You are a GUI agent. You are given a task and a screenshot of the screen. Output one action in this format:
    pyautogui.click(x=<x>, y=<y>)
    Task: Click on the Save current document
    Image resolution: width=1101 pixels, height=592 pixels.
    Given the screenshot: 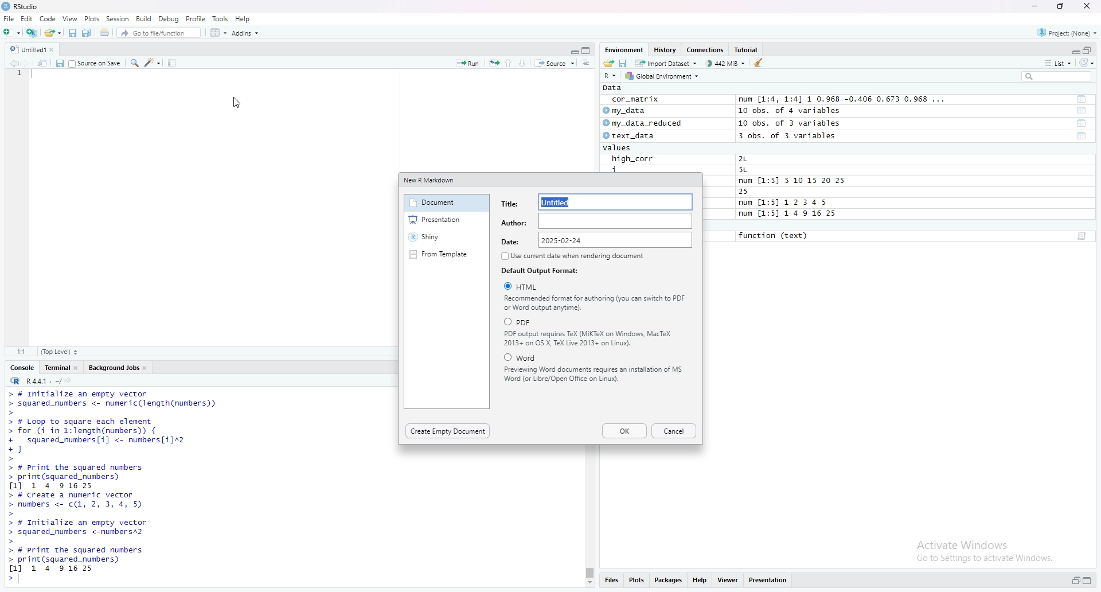 What is the action you would take?
    pyautogui.click(x=72, y=33)
    